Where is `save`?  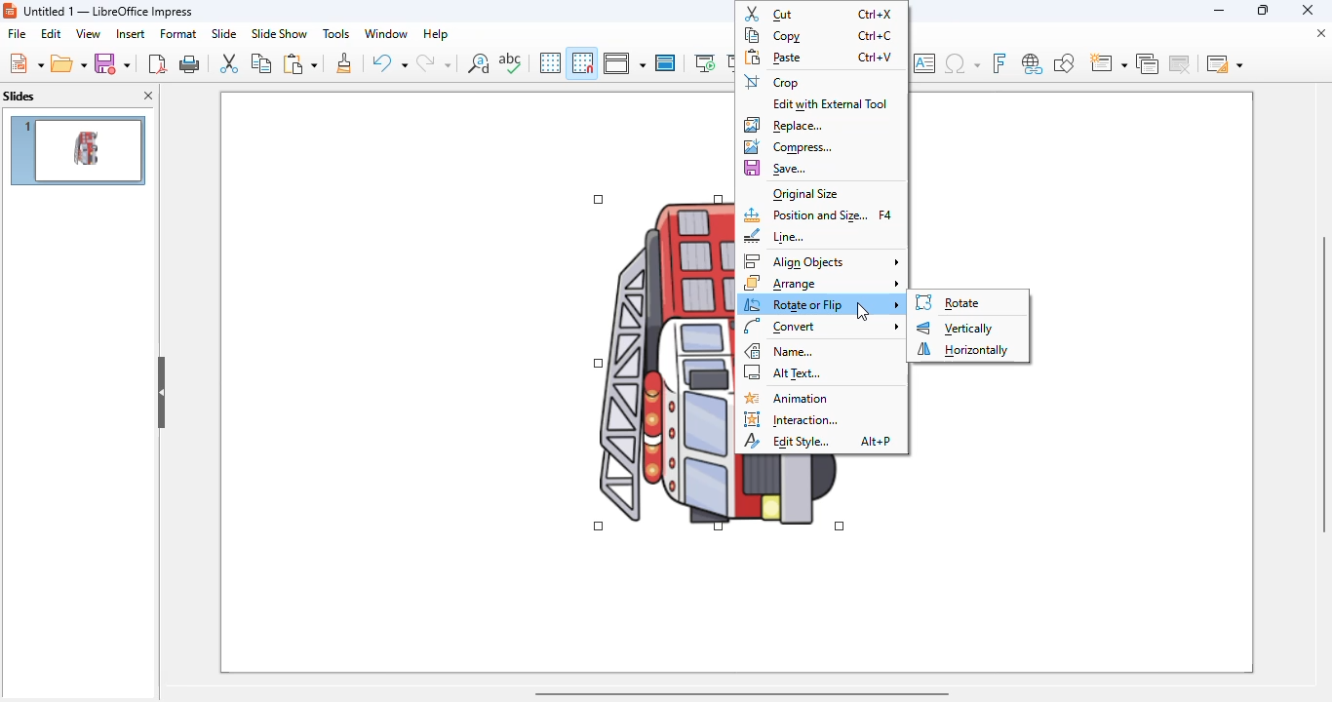
save is located at coordinates (777, 168).